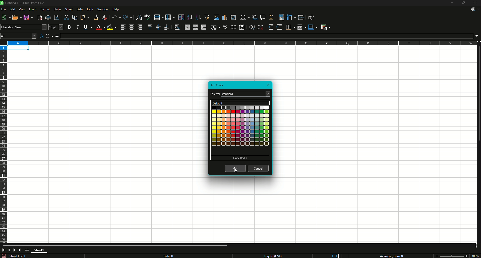 This screenshot has width=481, height=258. I want to click on Horizontal slide bar, so click(116, 245).